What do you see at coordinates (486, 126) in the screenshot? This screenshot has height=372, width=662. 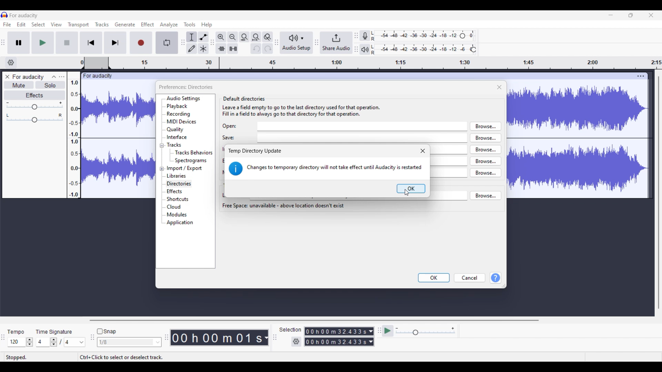 I see `browse` at bounding box center [486, 126].